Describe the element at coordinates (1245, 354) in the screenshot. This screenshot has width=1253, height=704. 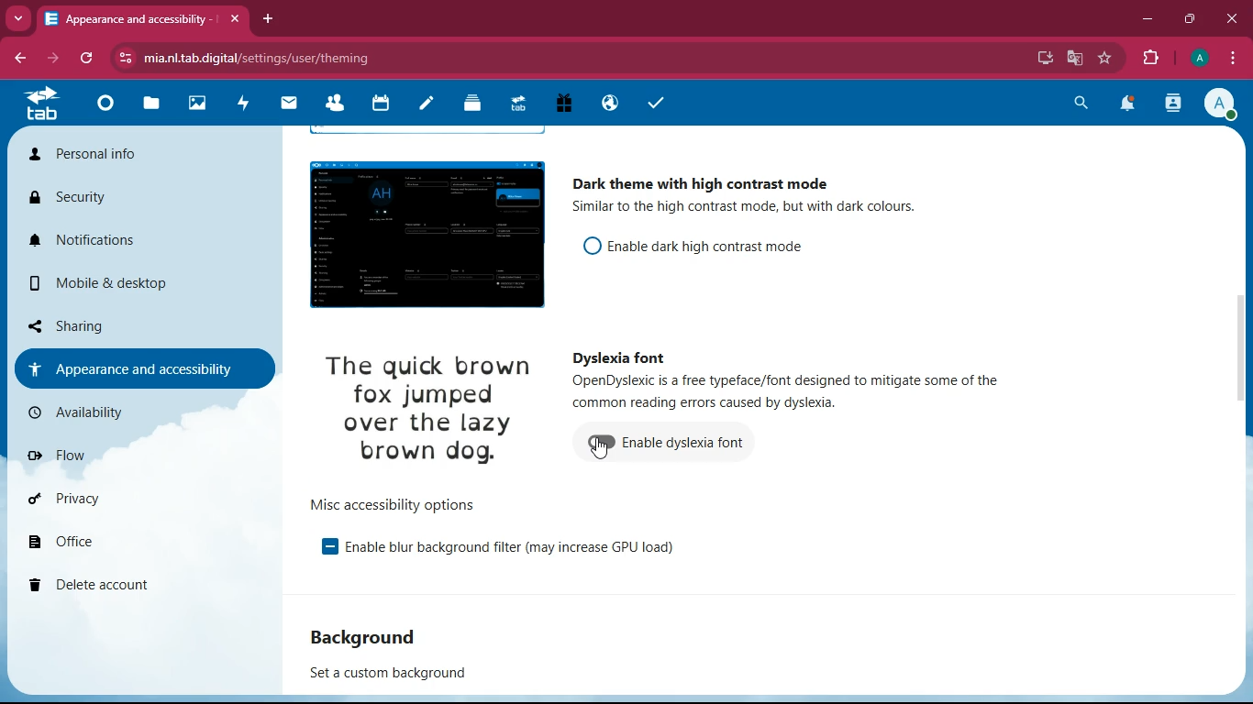
I see `scroll bar` at that location.